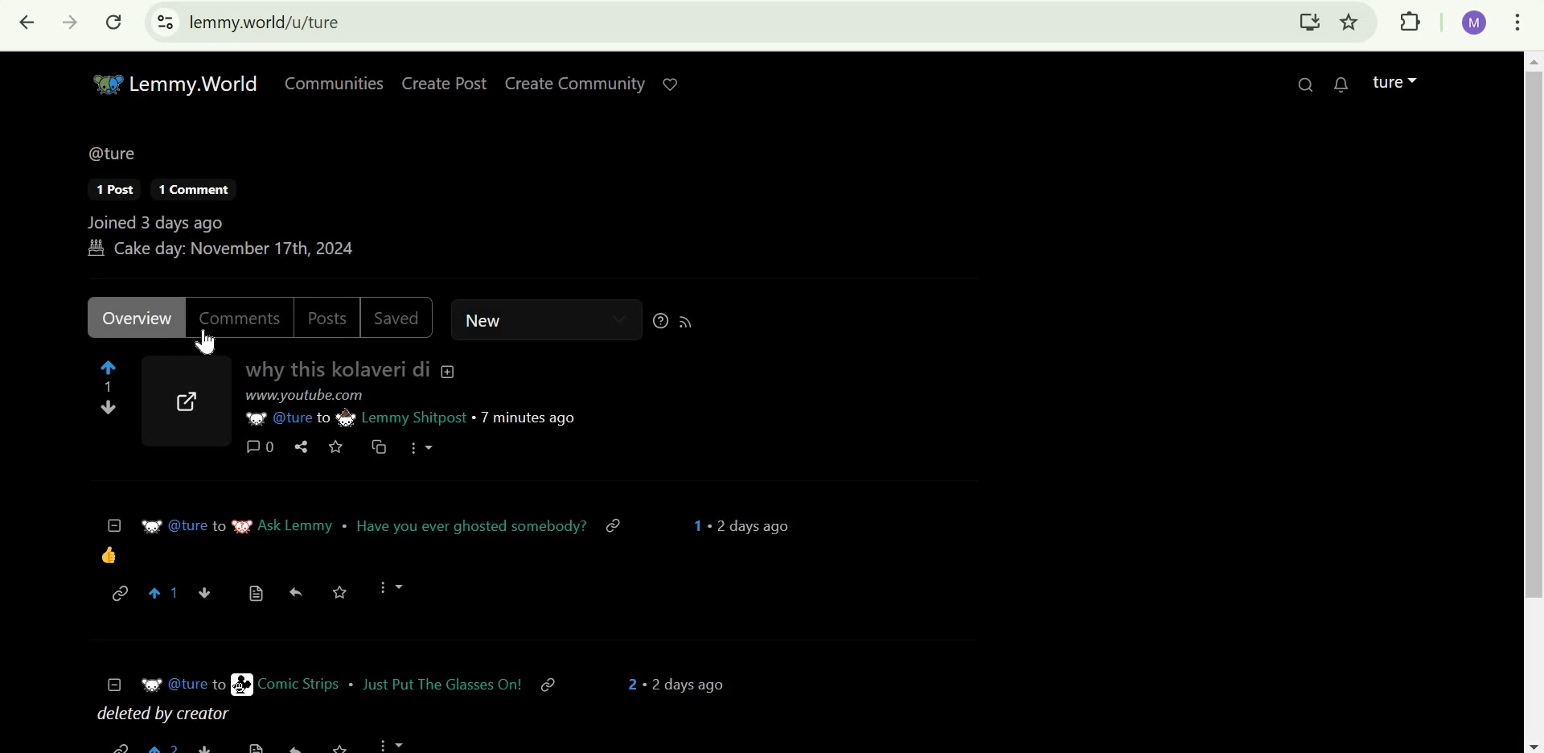 Image resolution: width=1544 pixels, height=753 pixels. Describe the element at coordinates (746, 525) in the screenshot. I see `1 . 2 days go` at that location.